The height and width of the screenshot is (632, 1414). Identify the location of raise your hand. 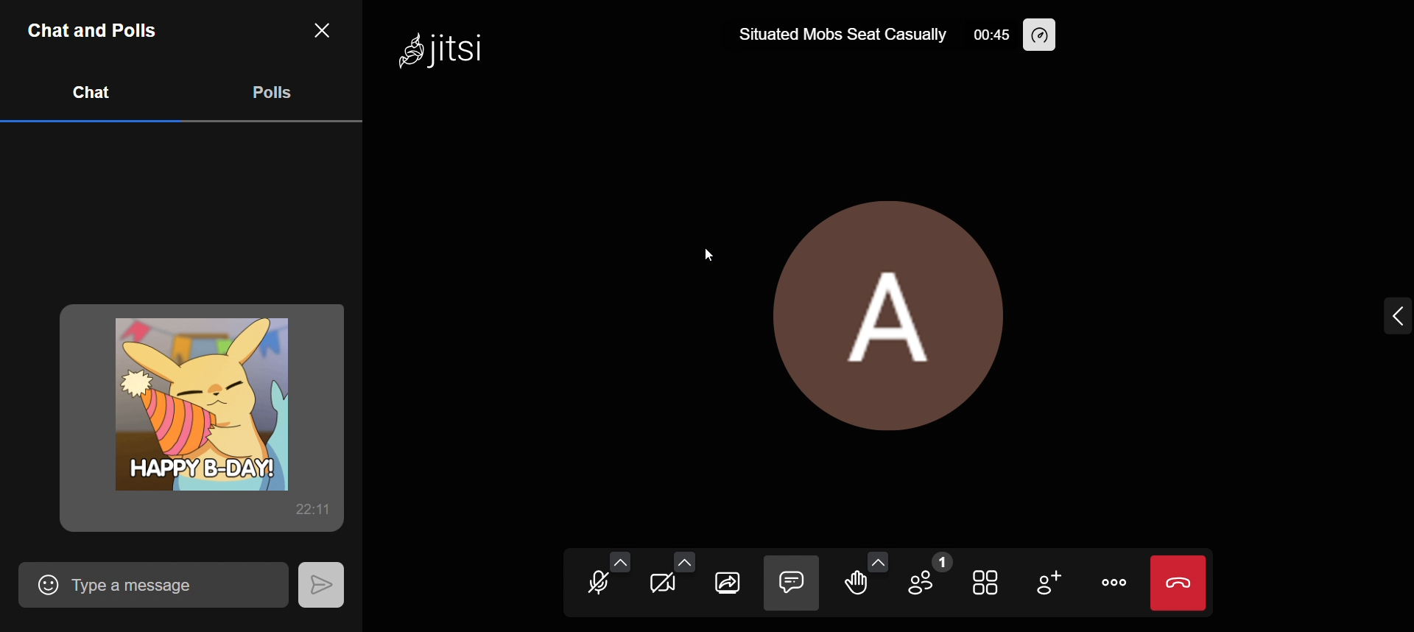
(857, 589).